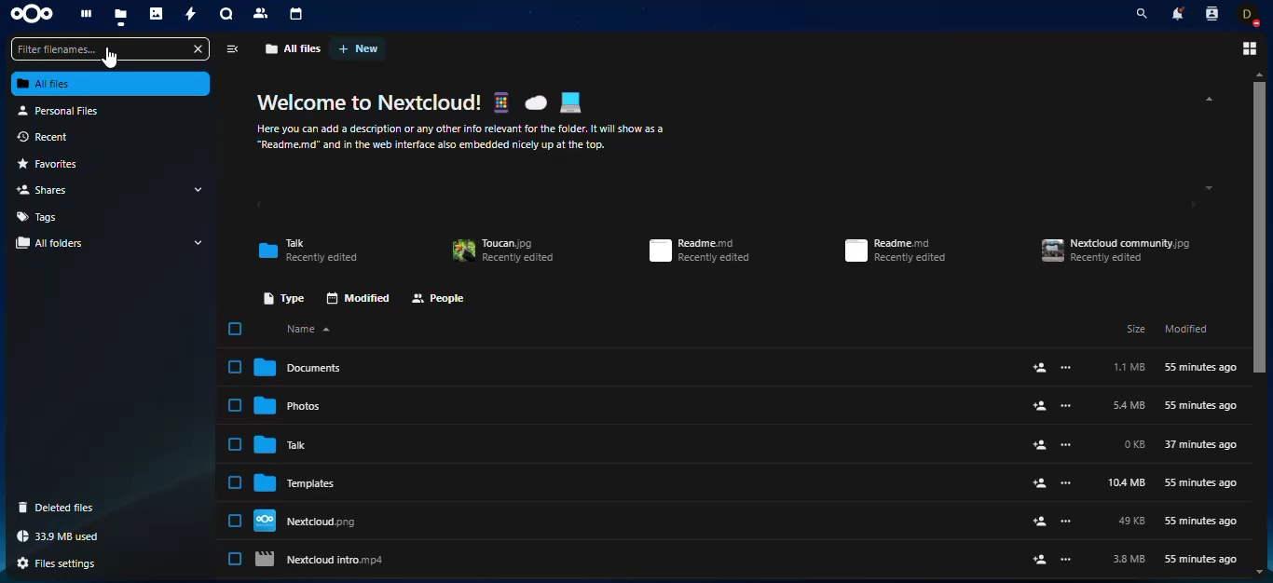  What do you see at coordinates (1177, 522) in the screenshot?
I see `49KB 55 minutes ago` at bounding box center [1177, 522].